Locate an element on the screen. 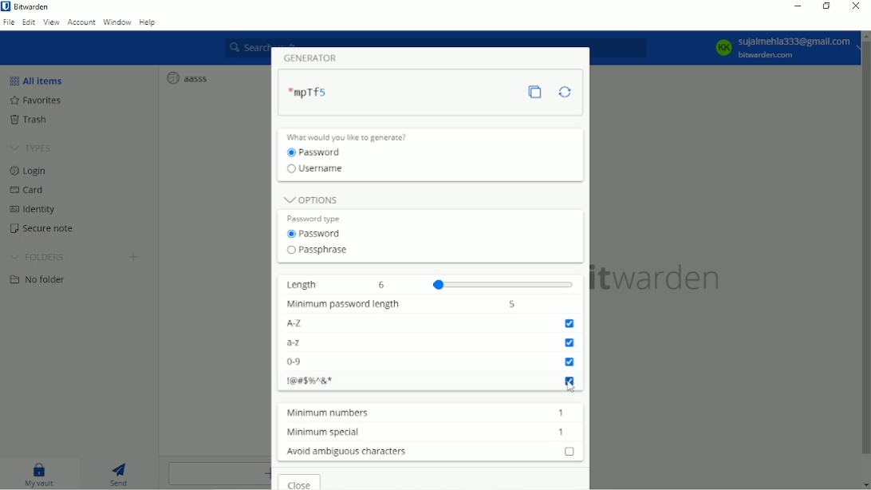 This screenshot has width=871, height=490. Generator is located at coordinates (317, 57).